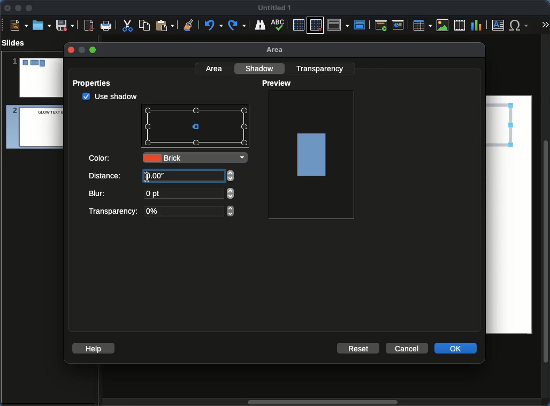 This screenshot has height=406, width=550. What do you see at coordinates (317, 25) in the screenshot?
I see `Snap to grid` at bounding box center [317, 25].